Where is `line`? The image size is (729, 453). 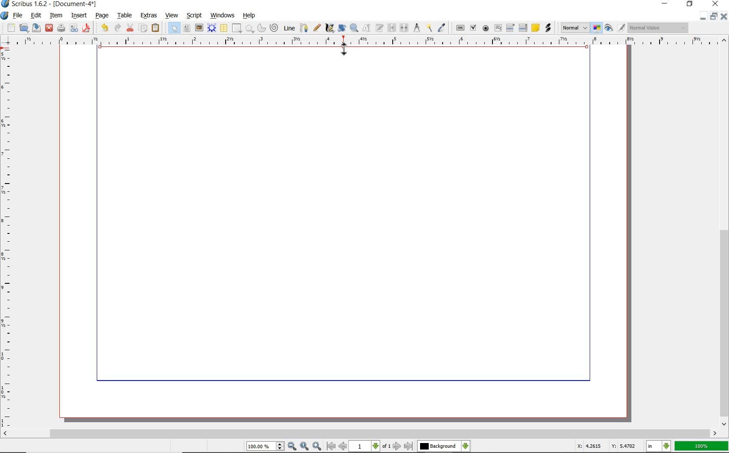 line is located at coordinates (289, 28).